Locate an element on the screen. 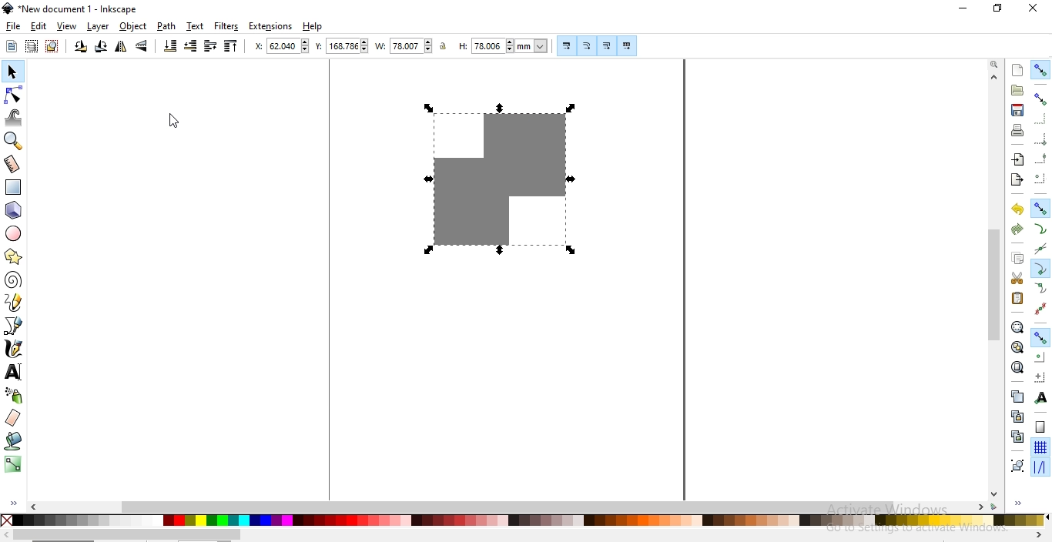 Image resolution: width=1052 pixels, height=542 pixels. create circles, arcs and ellipses is located at coordinates (14, 234).